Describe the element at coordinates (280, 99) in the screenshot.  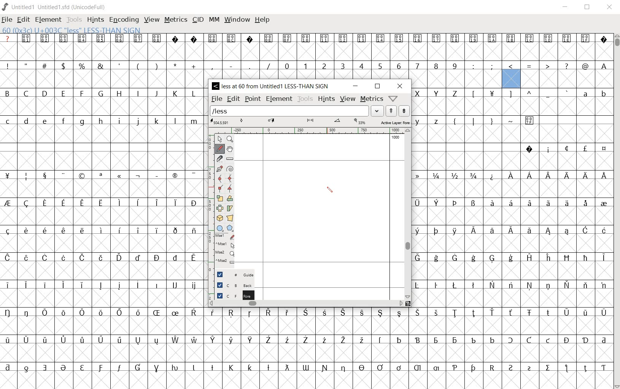
I see `element` at that location.